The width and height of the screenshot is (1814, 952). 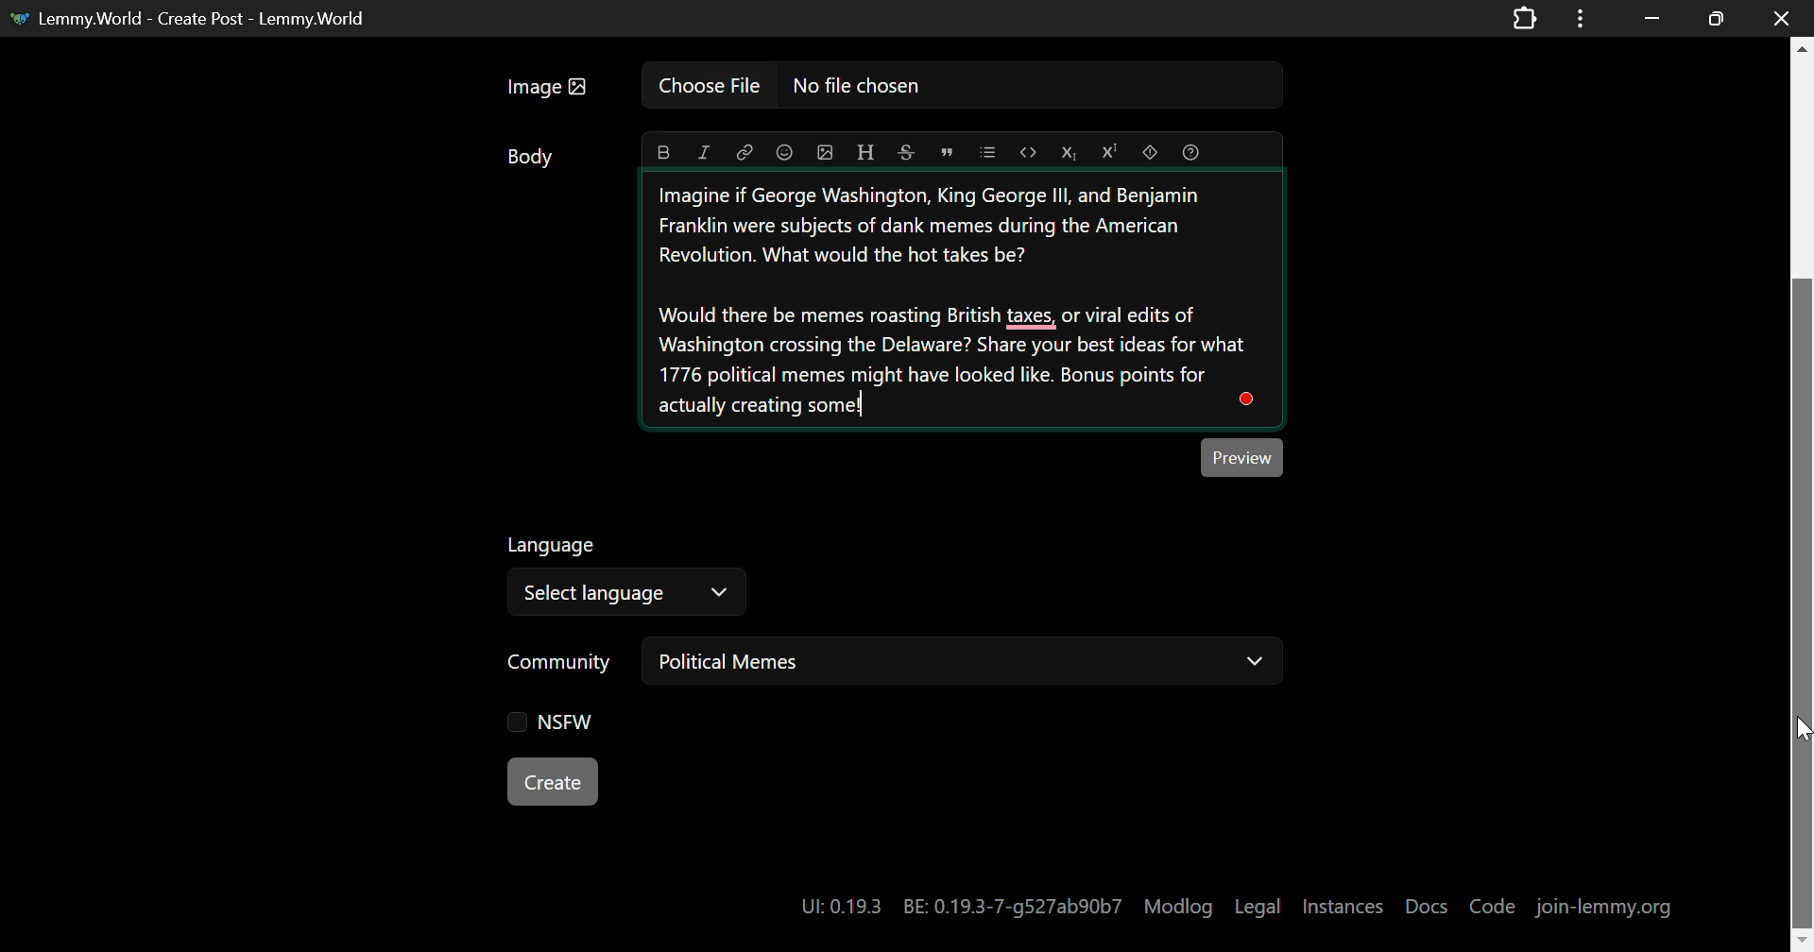 I want to click on Select Post Community, so click(x=895, y=662).